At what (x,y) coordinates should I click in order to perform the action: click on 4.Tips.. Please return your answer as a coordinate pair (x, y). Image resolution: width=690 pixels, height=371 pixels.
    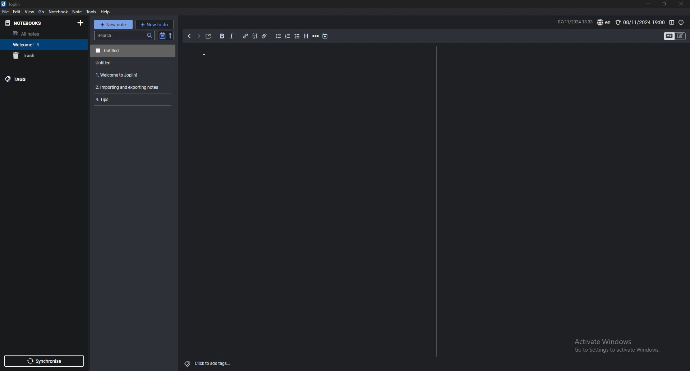
    Looking at the image, I should click on (132, 99).